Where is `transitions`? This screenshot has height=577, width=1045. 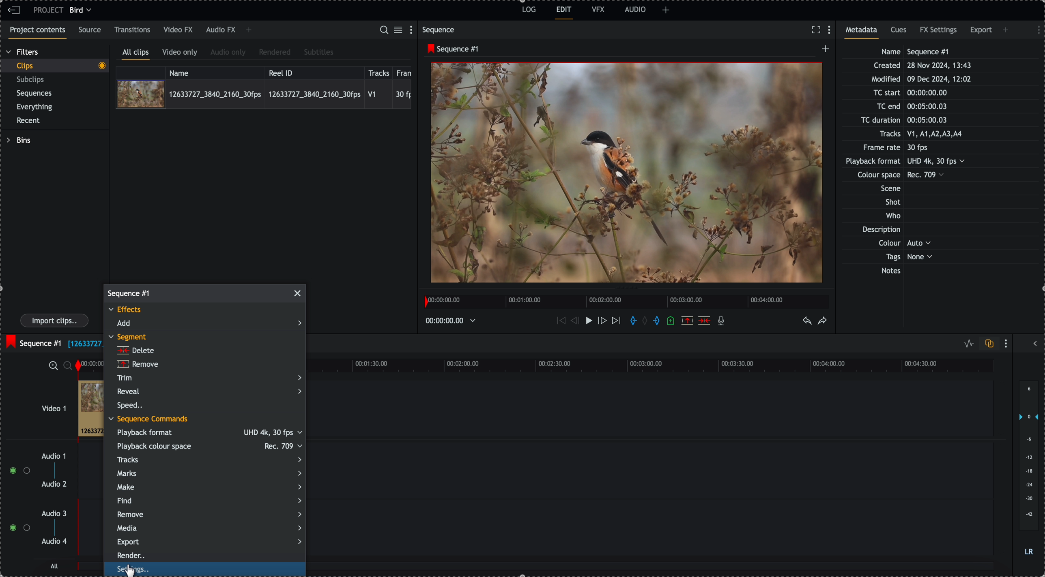 transitions is located at coordinates (133, 30).